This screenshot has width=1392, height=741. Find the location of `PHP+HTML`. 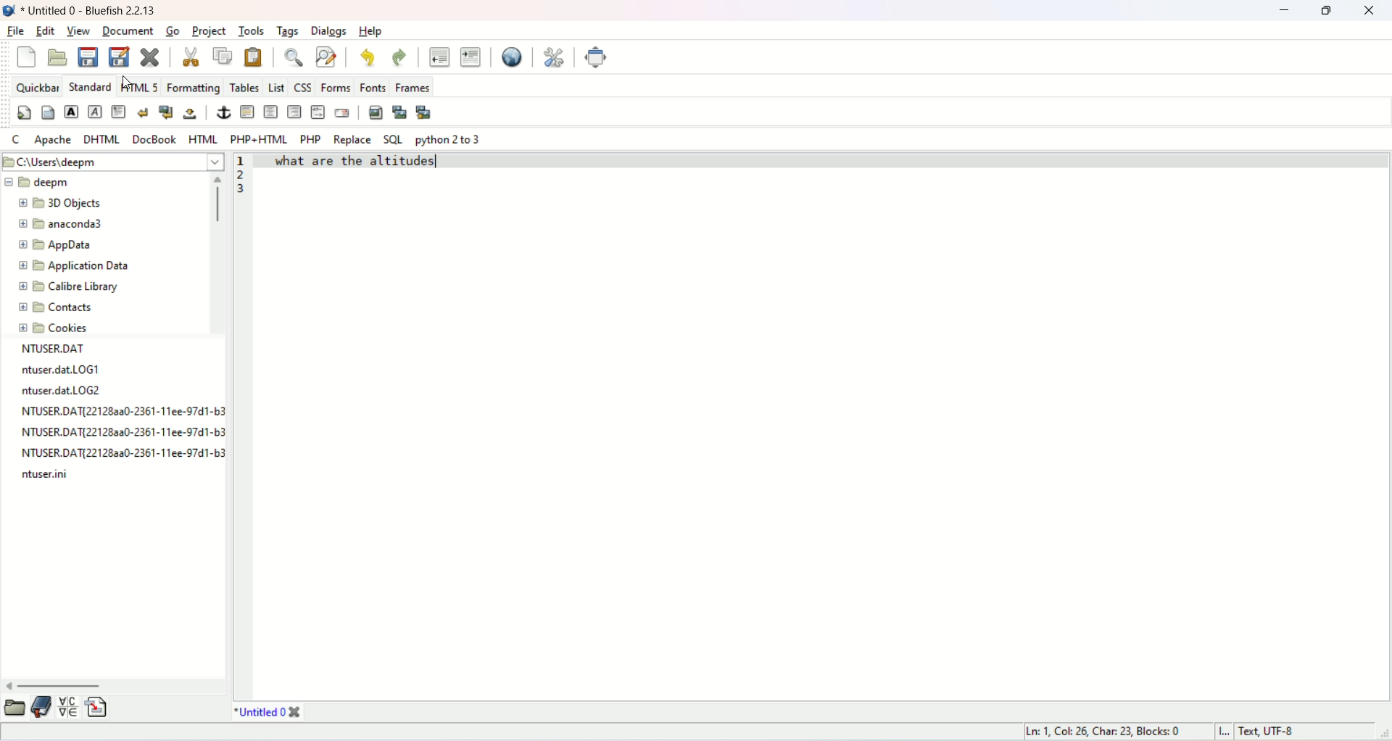

PHP+HTML is located at coordinates (259, 137).